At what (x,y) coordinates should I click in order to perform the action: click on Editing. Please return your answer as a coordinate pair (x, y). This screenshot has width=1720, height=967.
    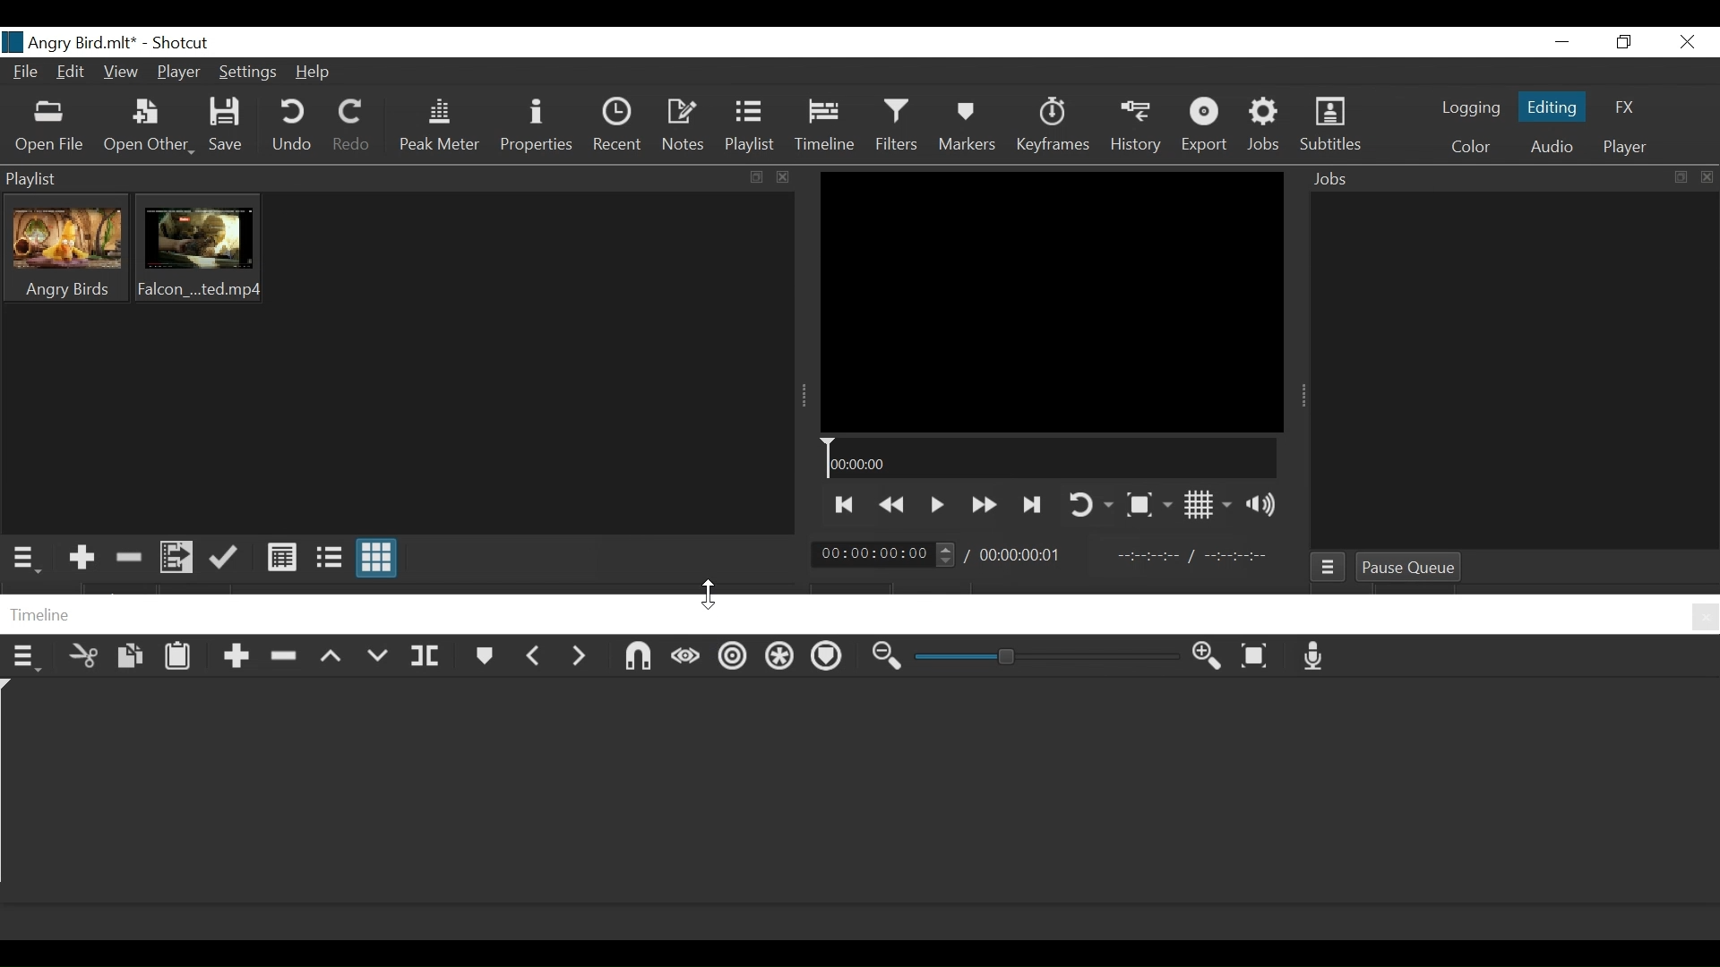
    Looking at the image, I should click on (1552, 105).